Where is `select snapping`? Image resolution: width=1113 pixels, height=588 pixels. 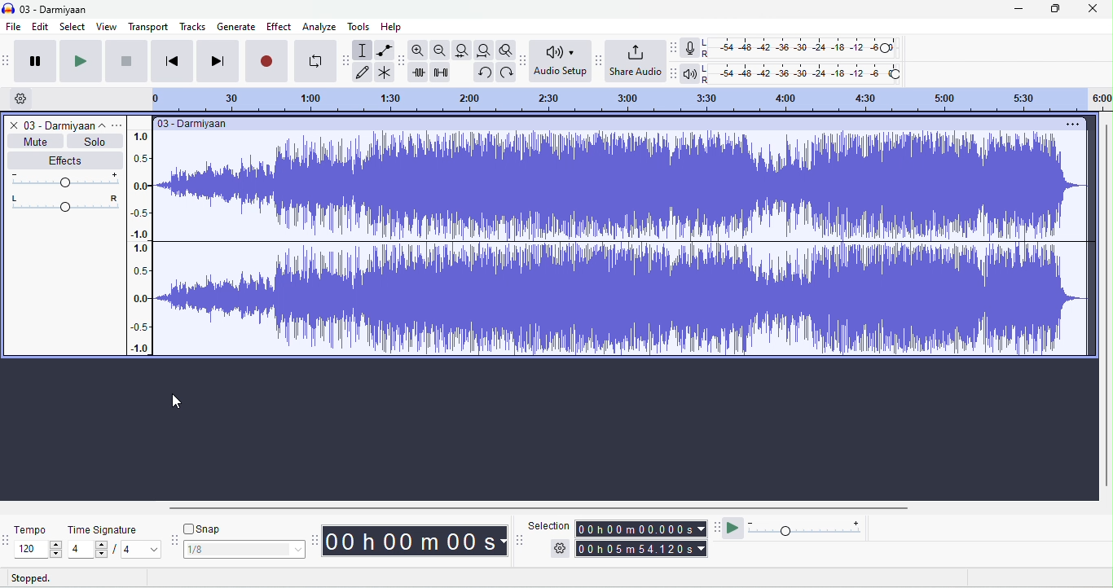 select snapping is located at coordinates (245, 549).